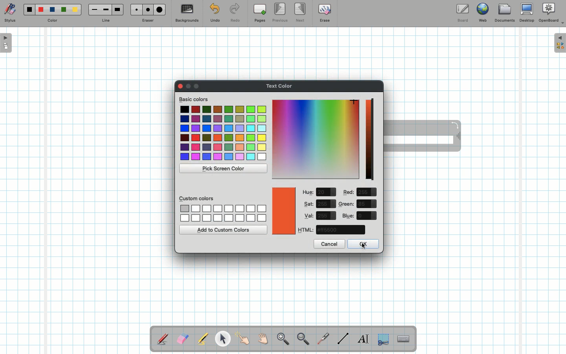  Describe the element at coordinates (482, 14) in the screenshot. I see `Web` at that location.